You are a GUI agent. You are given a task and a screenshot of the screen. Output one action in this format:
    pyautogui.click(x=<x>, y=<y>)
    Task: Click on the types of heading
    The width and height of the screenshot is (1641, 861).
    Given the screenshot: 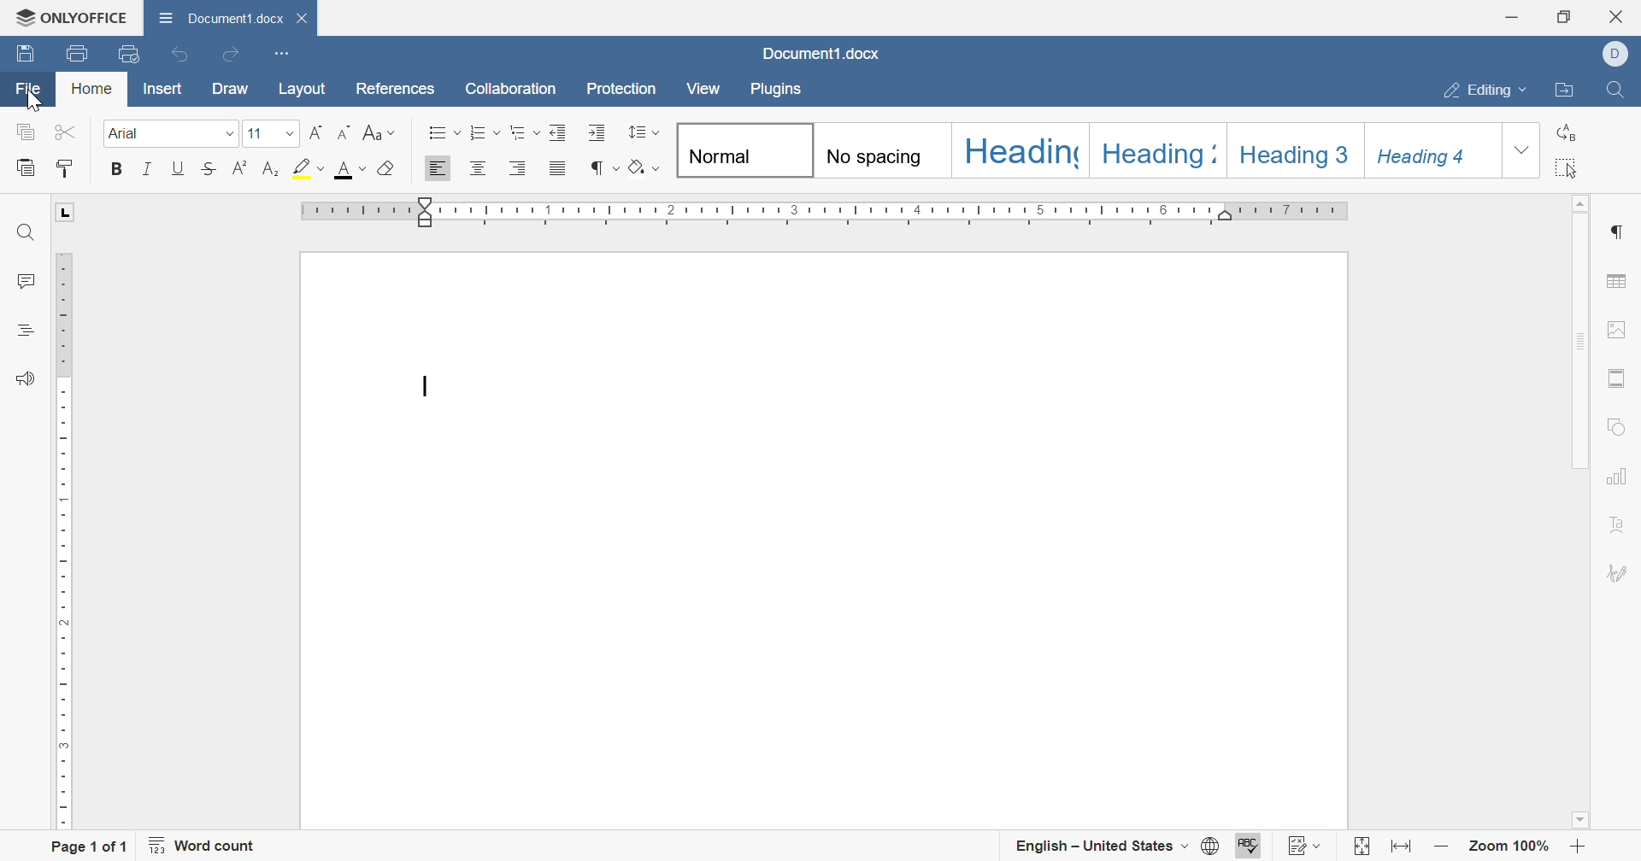 What is the action you would take?
    pyautogui.click(x=1087, y=147)
    